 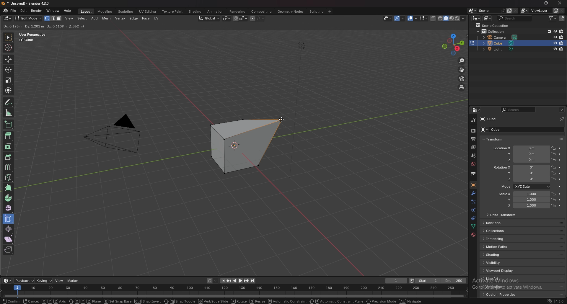 I want to click on animate property, so click(x=559, y=186).